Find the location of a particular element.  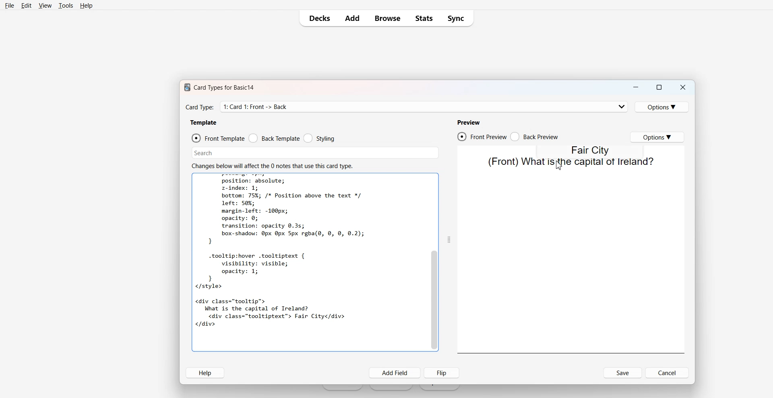

Cursor is located at coordinates (559, 165).